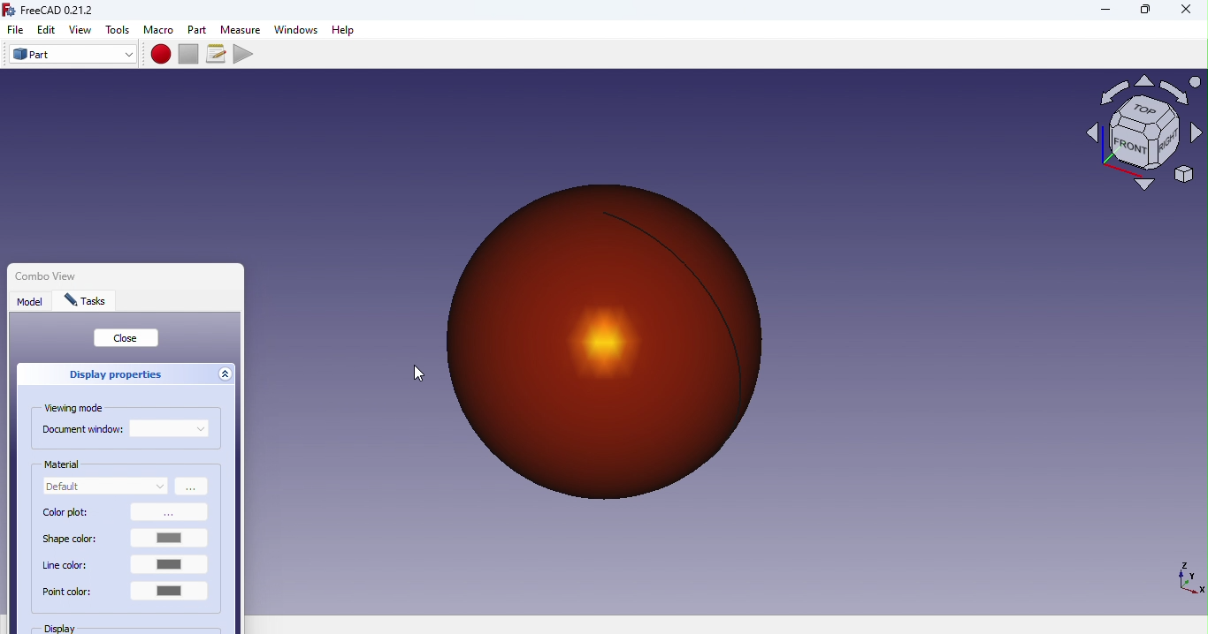 Image resolution: width=1208 pixels, height=634 pixels. I want to click on Show more, so click(193, 487).